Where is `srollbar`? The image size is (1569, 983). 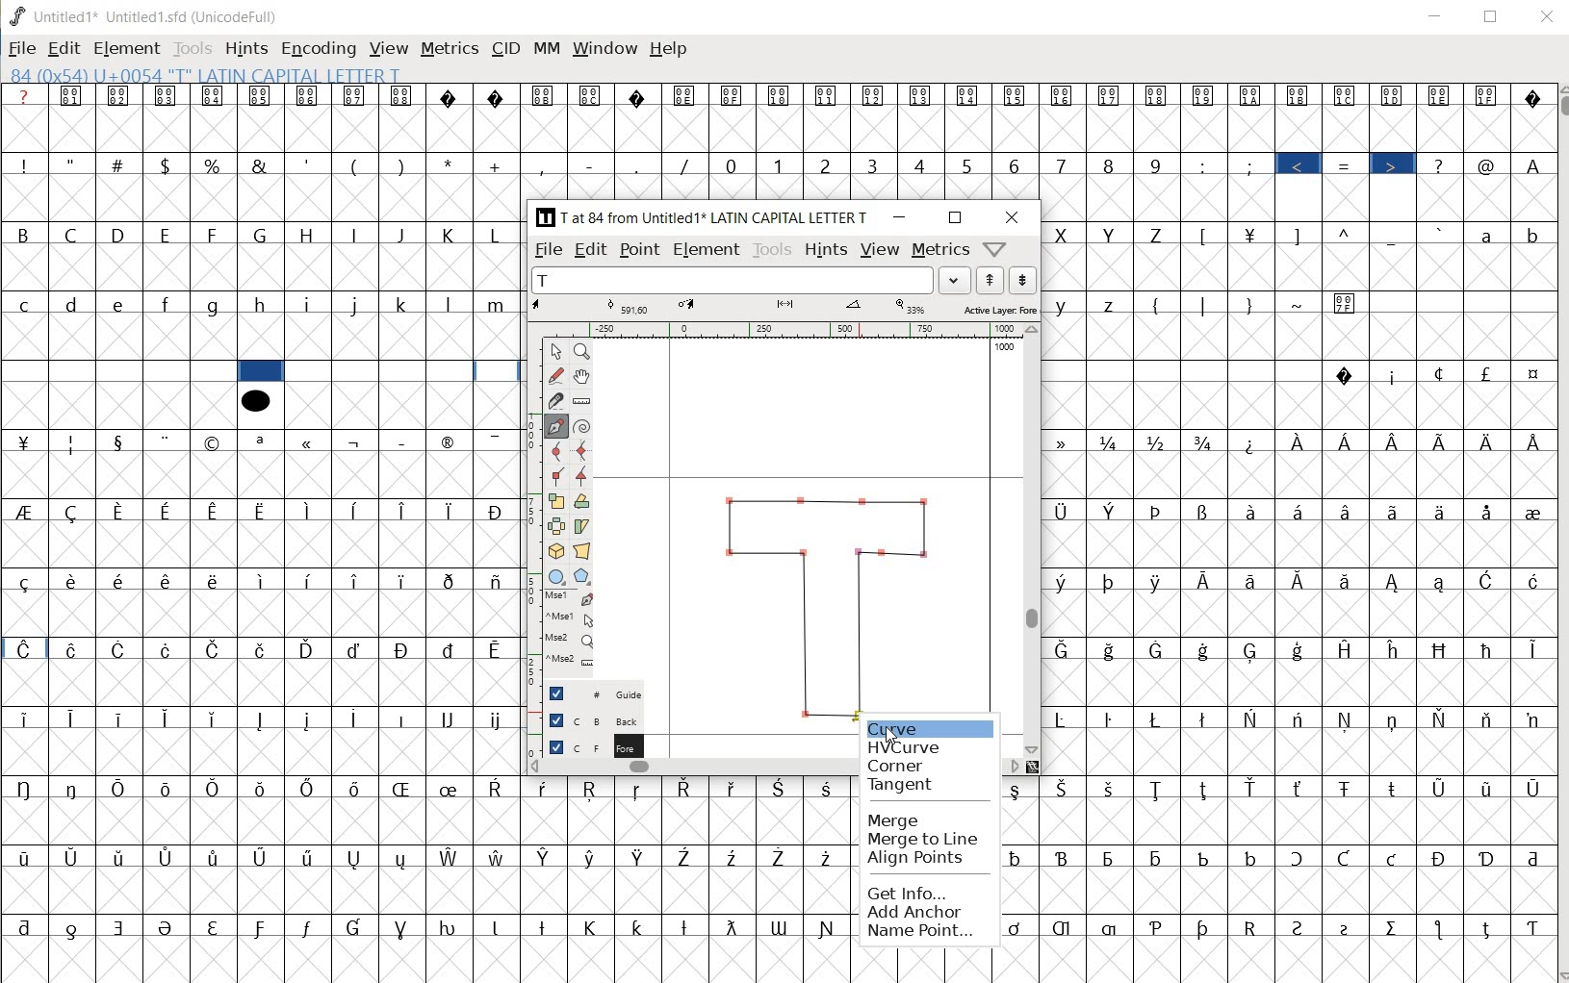
srollbar is located at coordinates (693, 766).